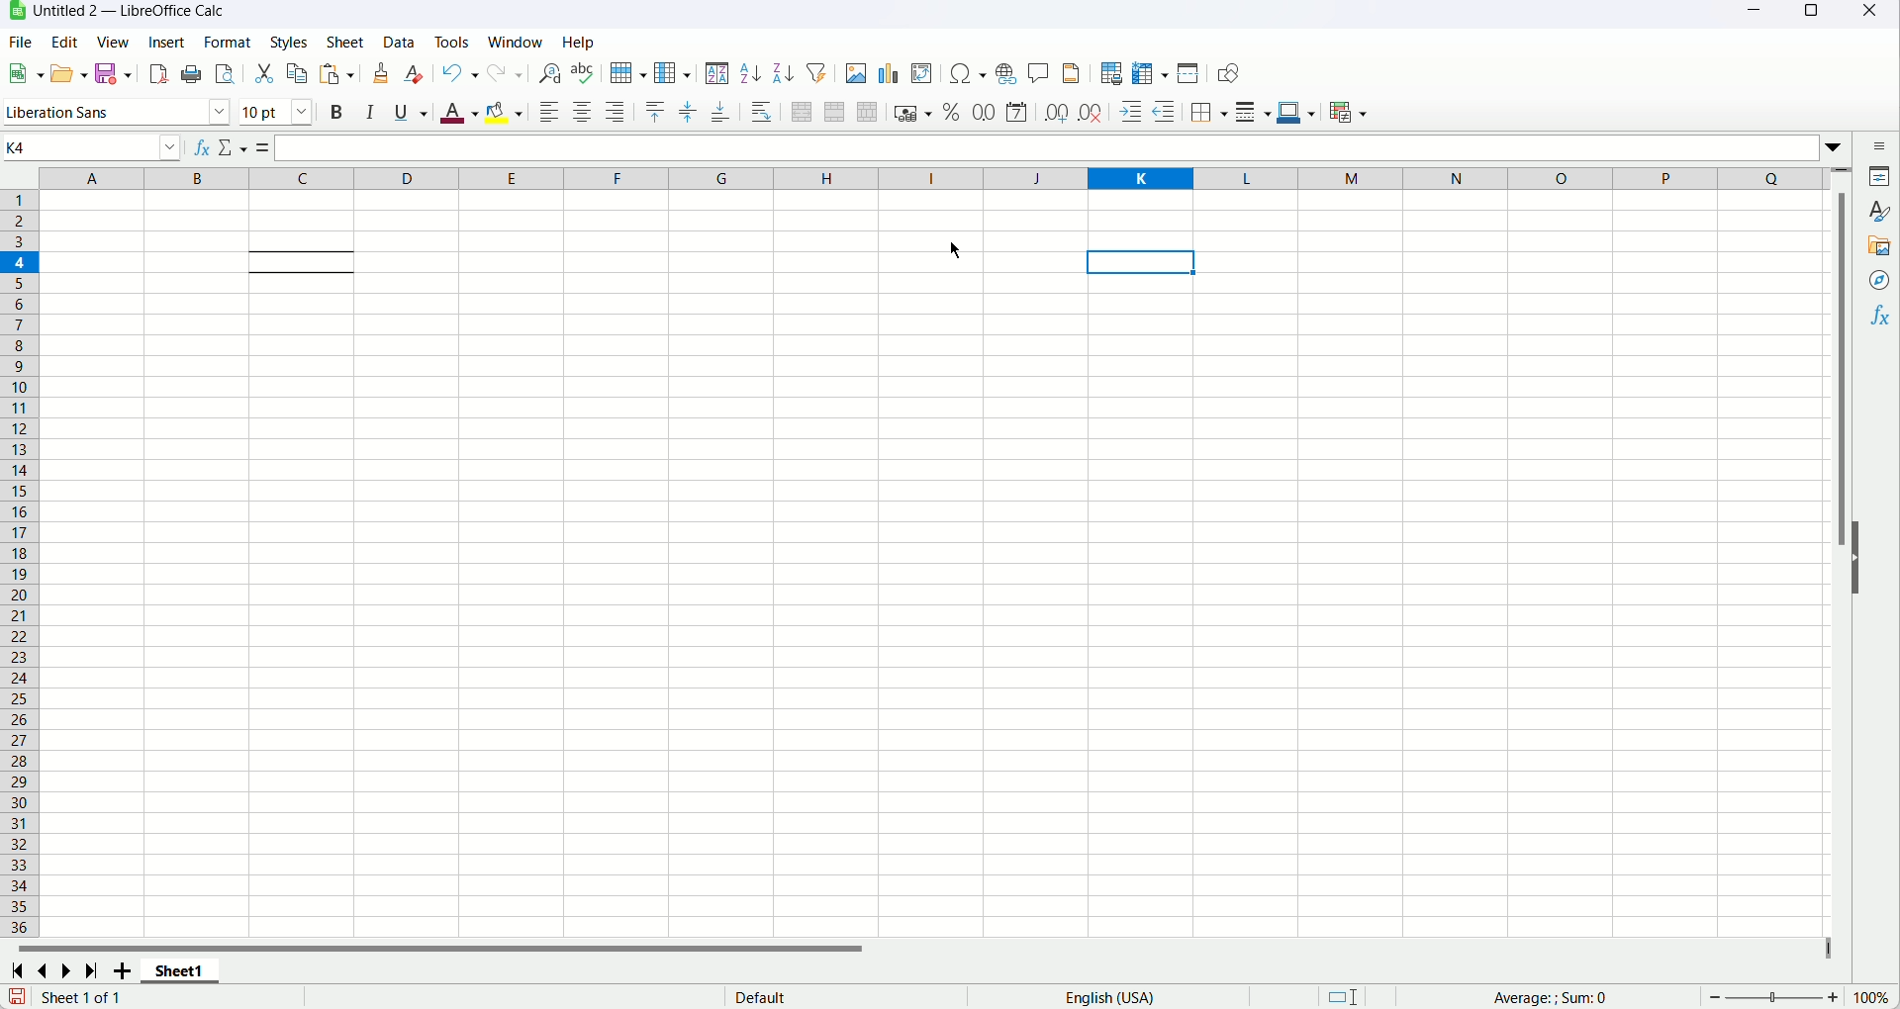 This screenshot has height=1009, width=1900. What do you see at coordinates (689, 112) in the screenshot?
I see `Center vertically` at bounding box center [689, 112].